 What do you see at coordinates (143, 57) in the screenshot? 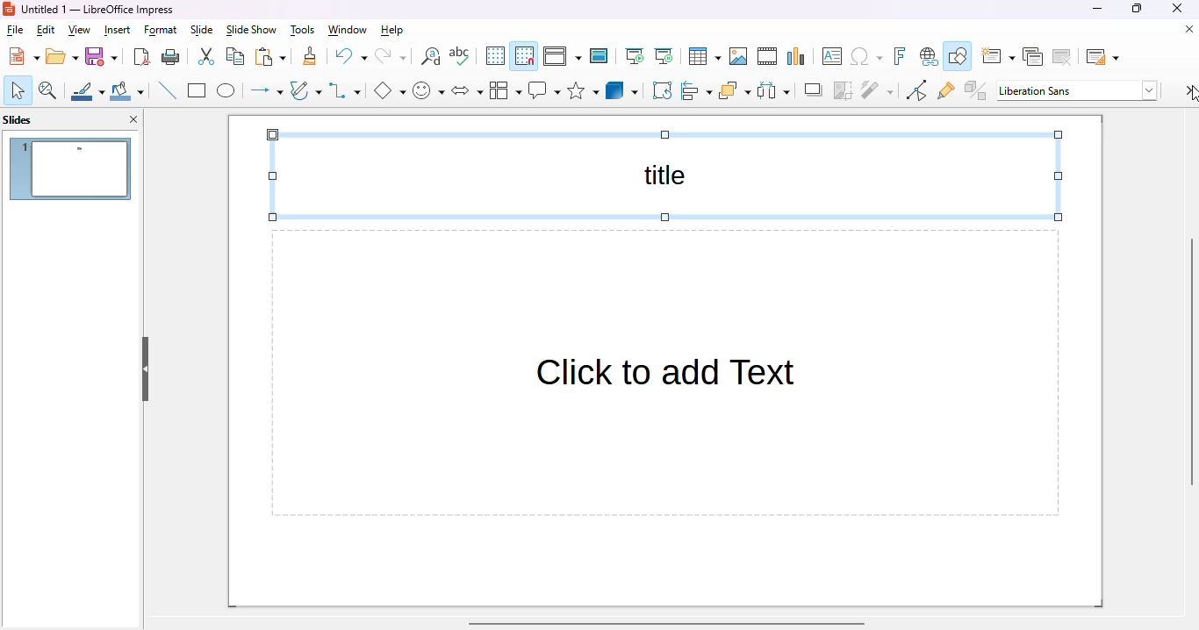
I see `export directly as PDF` at bounding box center [143, 57].